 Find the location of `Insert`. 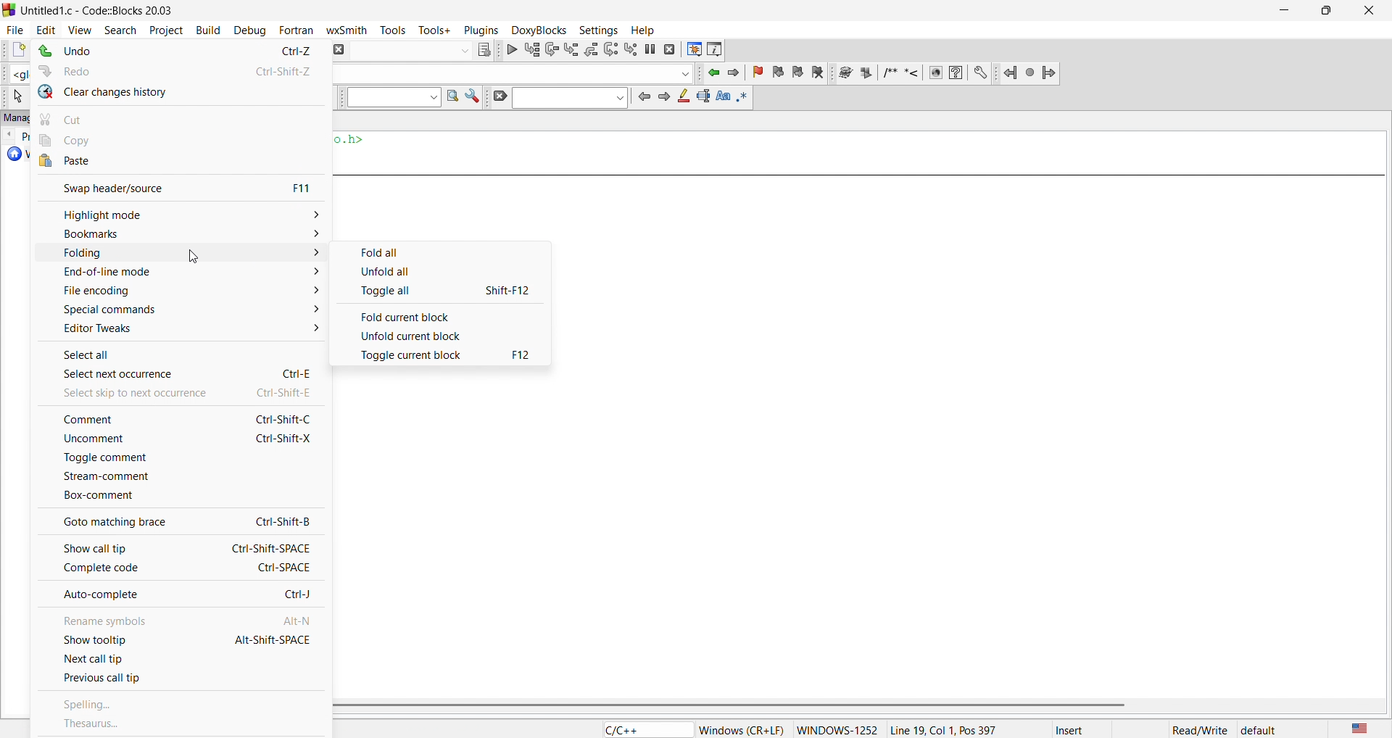

Insert is located at coordinates (1082, 729).